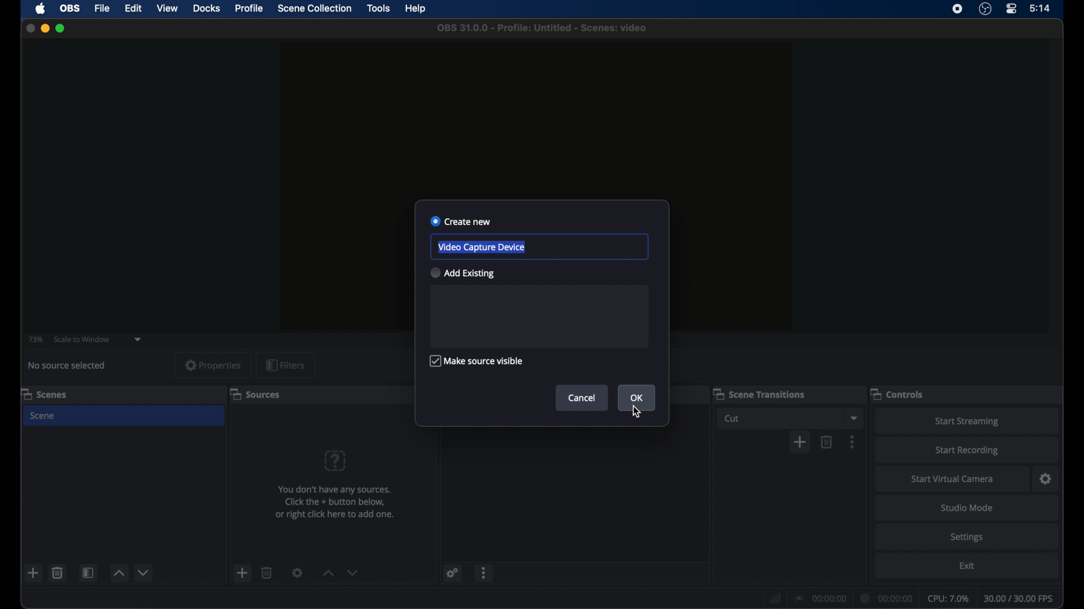 The image size is (1084, 609). I want to click on ‘You don't have any sources.
Click the + button below,
or right click here to add one., so click(336, 504).